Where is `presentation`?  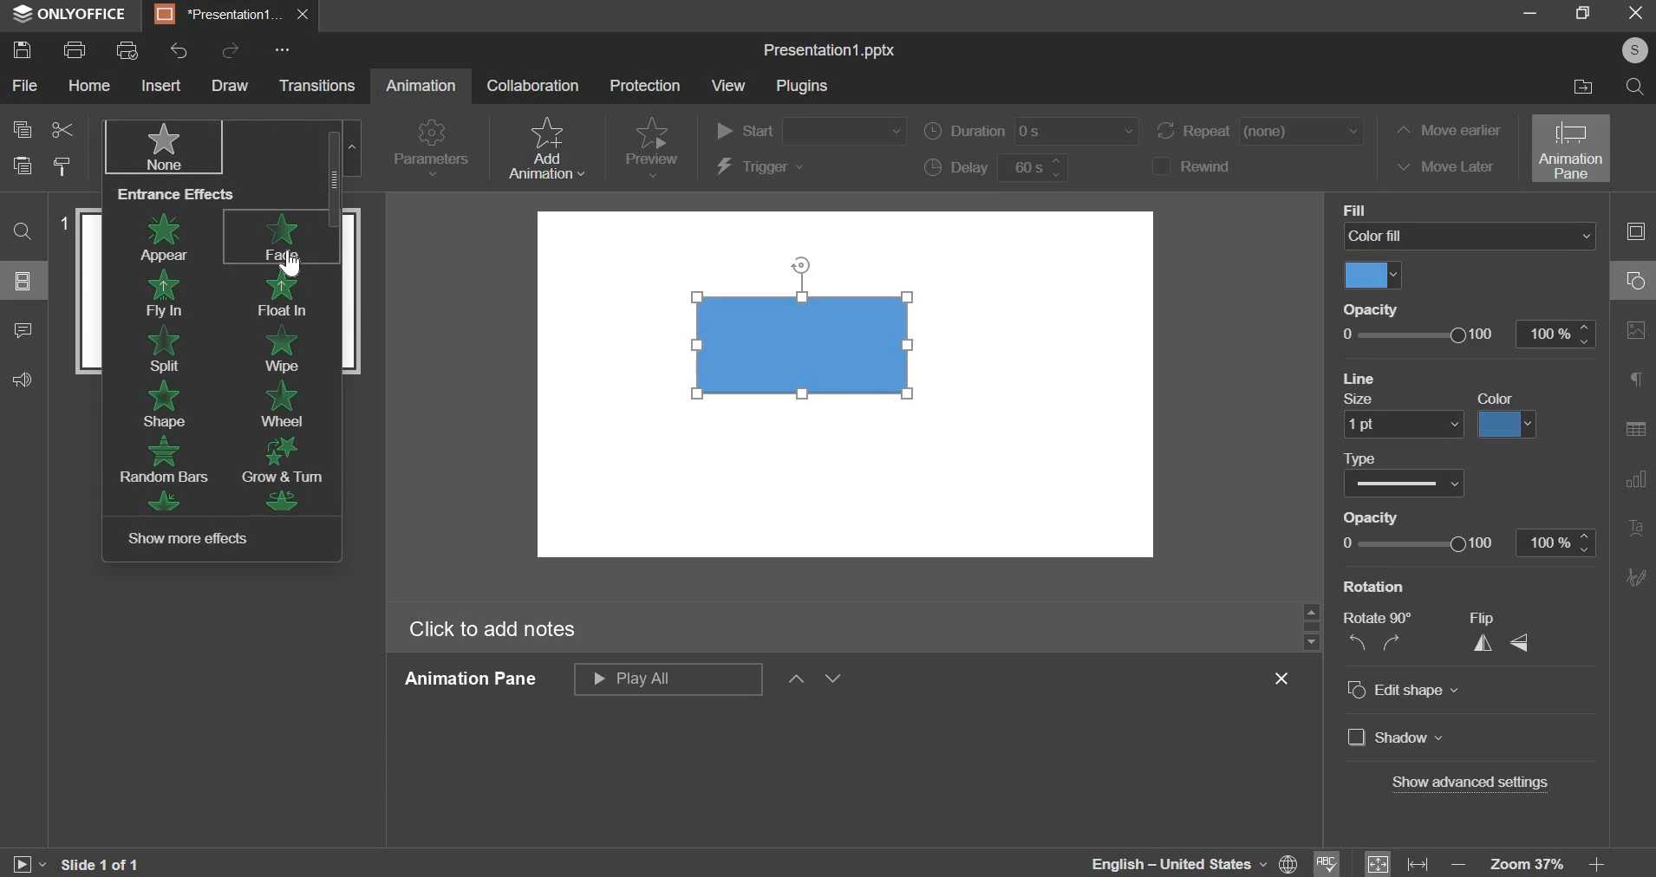 presentation is located at coordinates (229, 16).